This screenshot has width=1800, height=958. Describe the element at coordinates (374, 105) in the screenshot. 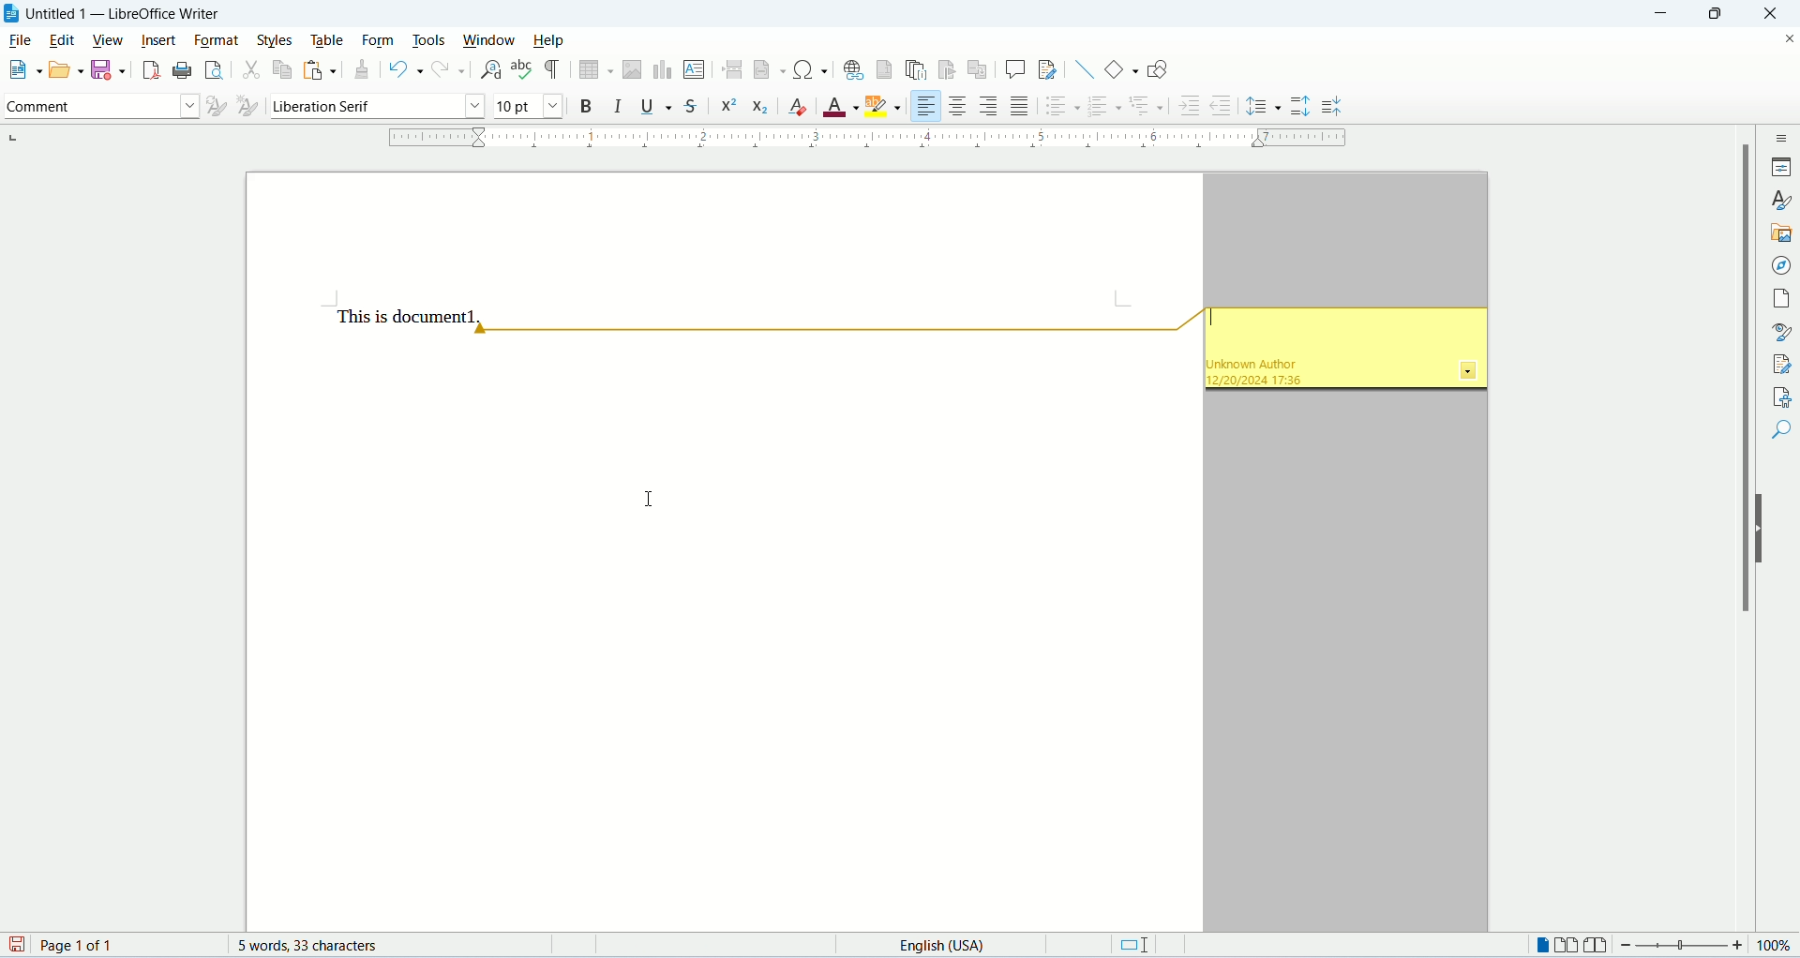

I see `font name` at that location.